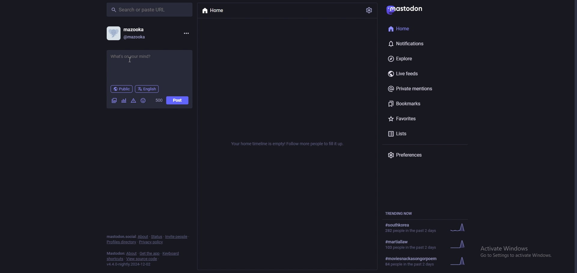 This screenshot has width=577, height=273. I want to click on emoji, so click(143, 100).